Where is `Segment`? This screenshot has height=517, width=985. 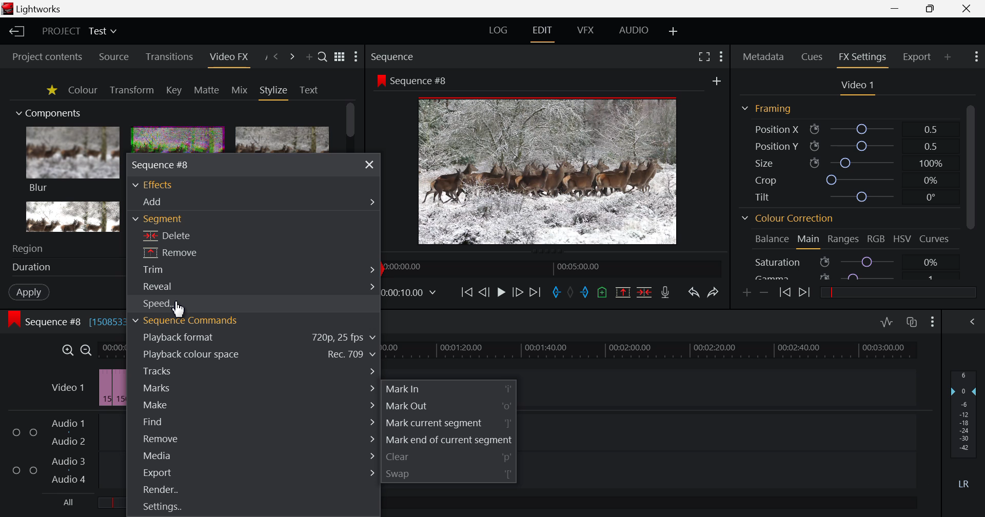
Segment is located at coordinates (167, 218).